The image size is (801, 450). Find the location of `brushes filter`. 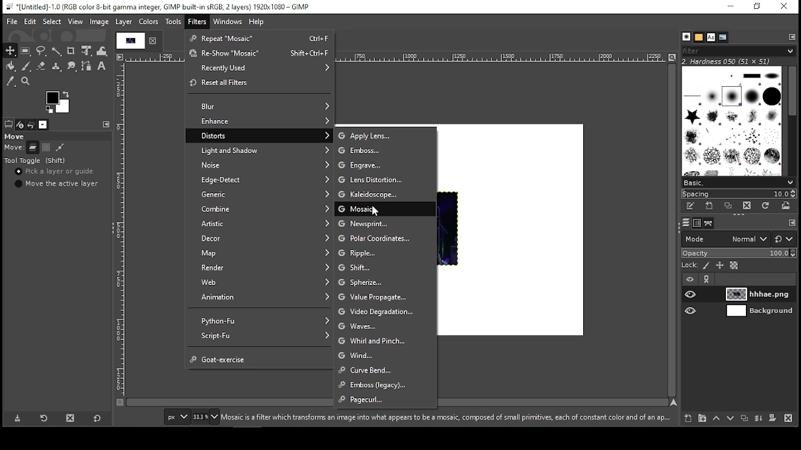

brushes filter is located at coordinates (738, 51).